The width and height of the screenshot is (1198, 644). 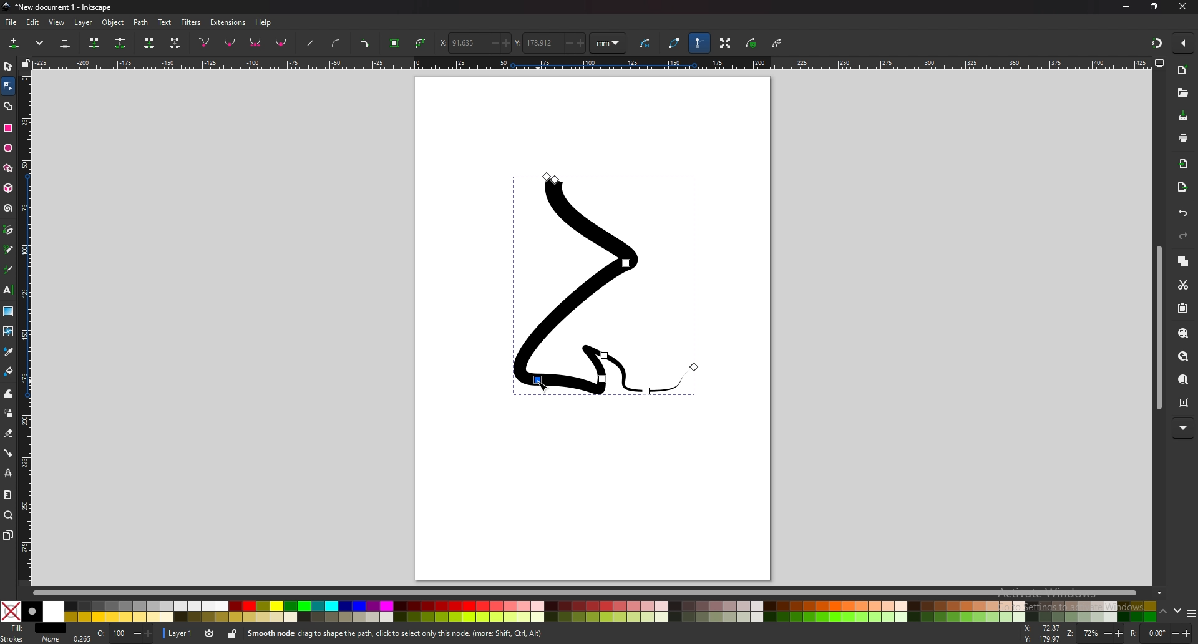 What do you see at coordinates (111, 634) in the screenshot?
I see `Opacity` at bounding box center [111, 634].